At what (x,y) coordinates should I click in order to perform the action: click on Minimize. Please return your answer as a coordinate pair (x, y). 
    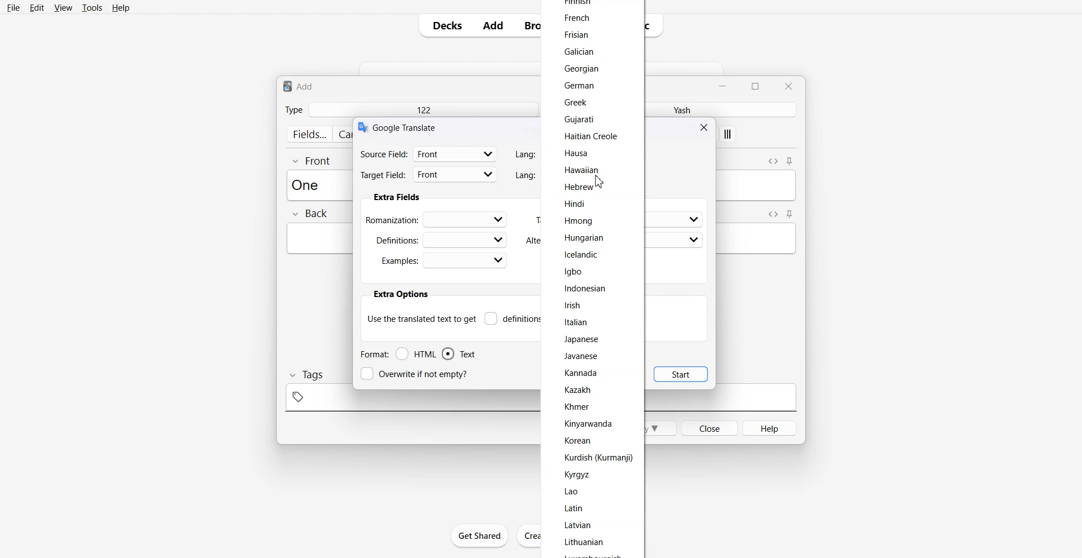
    Looking at the image, I should click on (724, 85).